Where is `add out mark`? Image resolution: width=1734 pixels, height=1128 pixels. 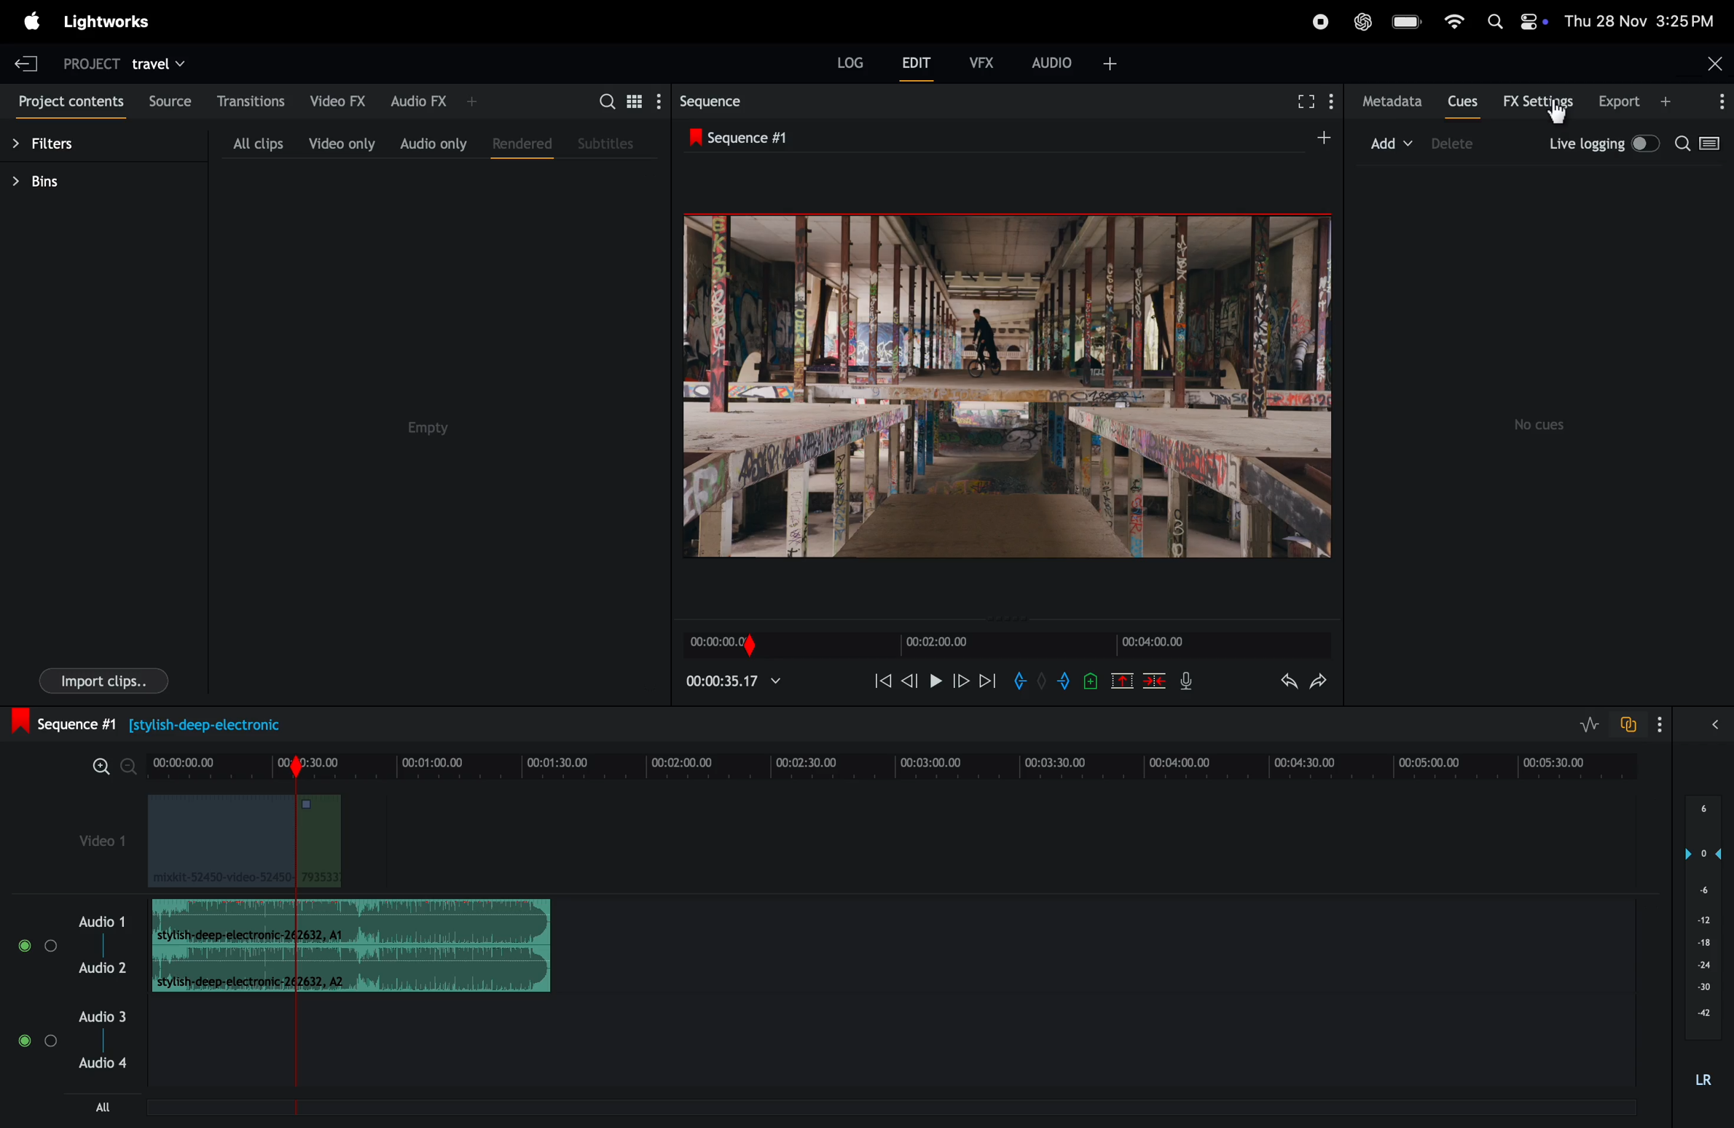
add out mark is located at coordinates (1066, 680).